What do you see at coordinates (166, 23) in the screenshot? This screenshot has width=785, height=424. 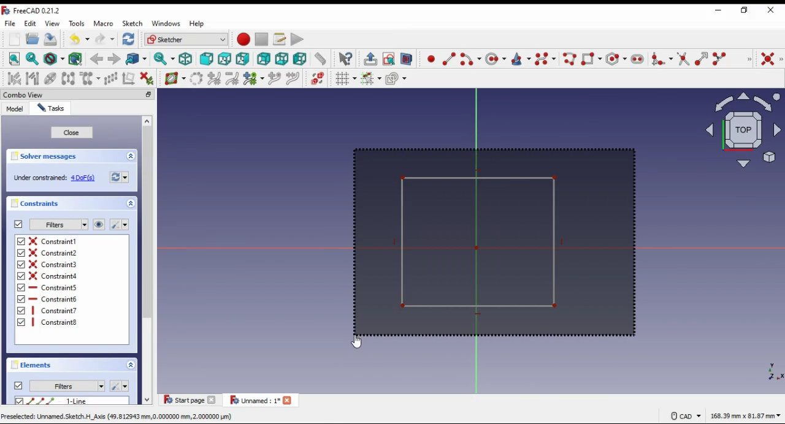 I see `windows` at bounding box center [166, 23].